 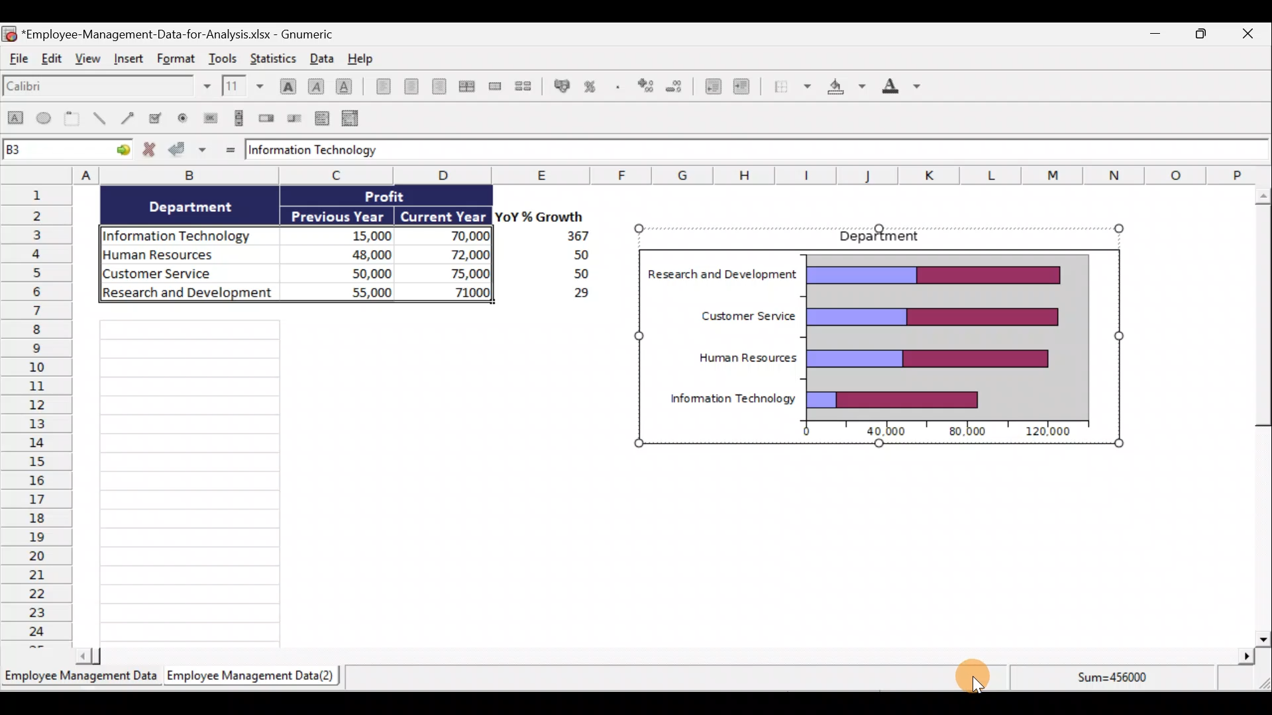 What do you see at coordinates (81, 678) in the screenshot?
I see `Sheet 1` at bounding box center [81, 678].